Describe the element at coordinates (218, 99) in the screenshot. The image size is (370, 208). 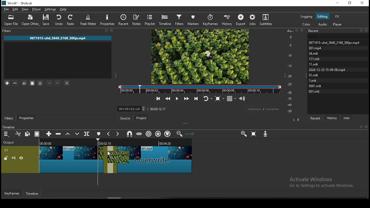
I see `toggle zoo` at that location.